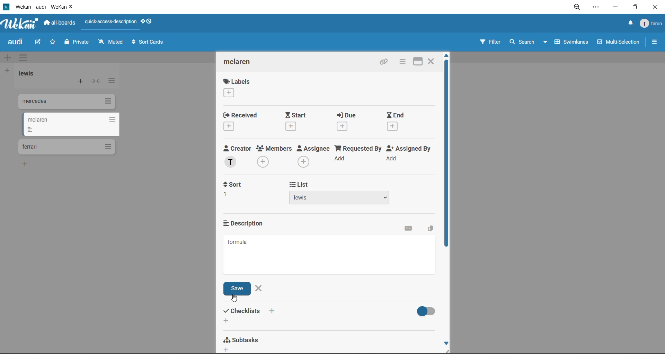 The height and width of the screenshot is (354, 665). Describe the element at coordinates (652, 24) in the screenshot. I see `menu` at that location.